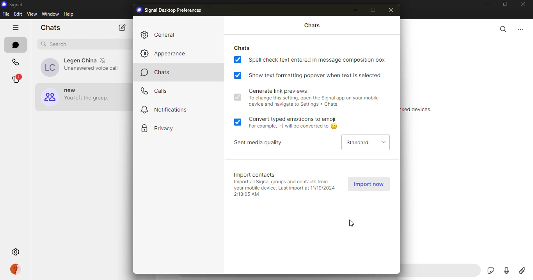 Image resolution: width=533 pixels, height=280 pixels. What do you see at coordinates (261, 143) in the screenshot?
I see `sent media quality` at bounding box center [261, 143].